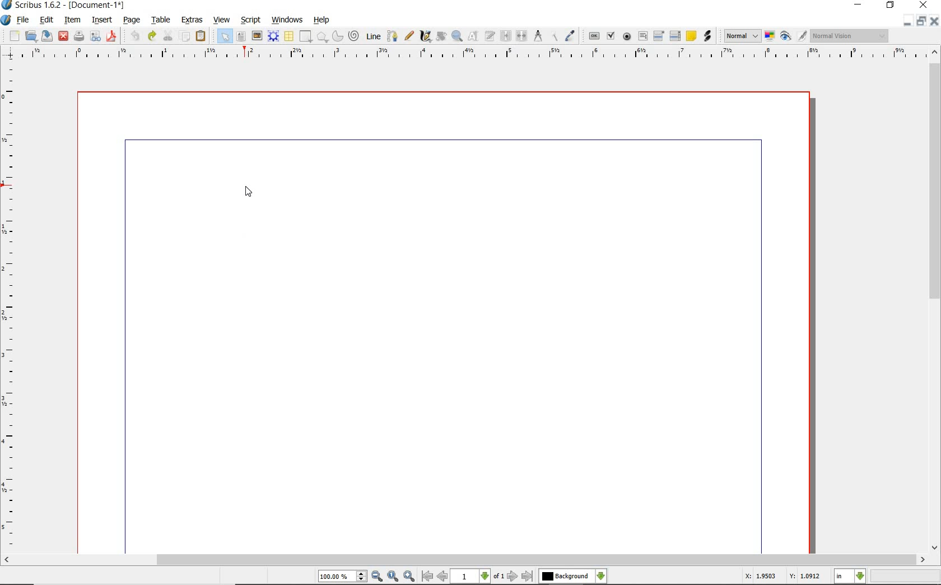  I want to click on new, so click(15, 37).